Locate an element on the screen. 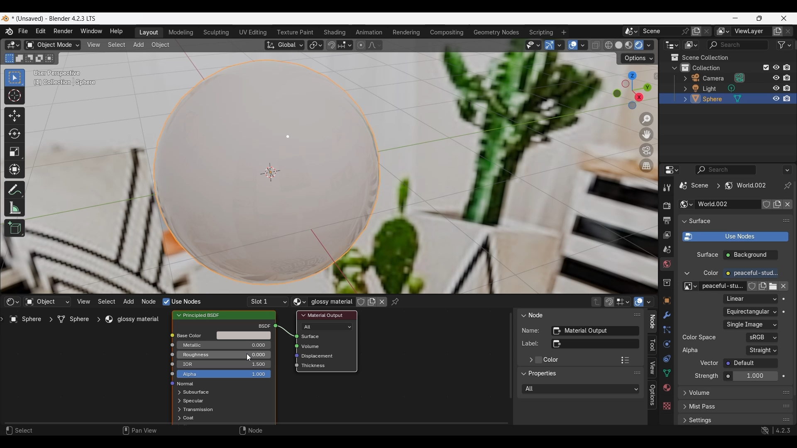 The width and height of the screenshot is (797, 448). Move the view is located at coordinates (646, 135).